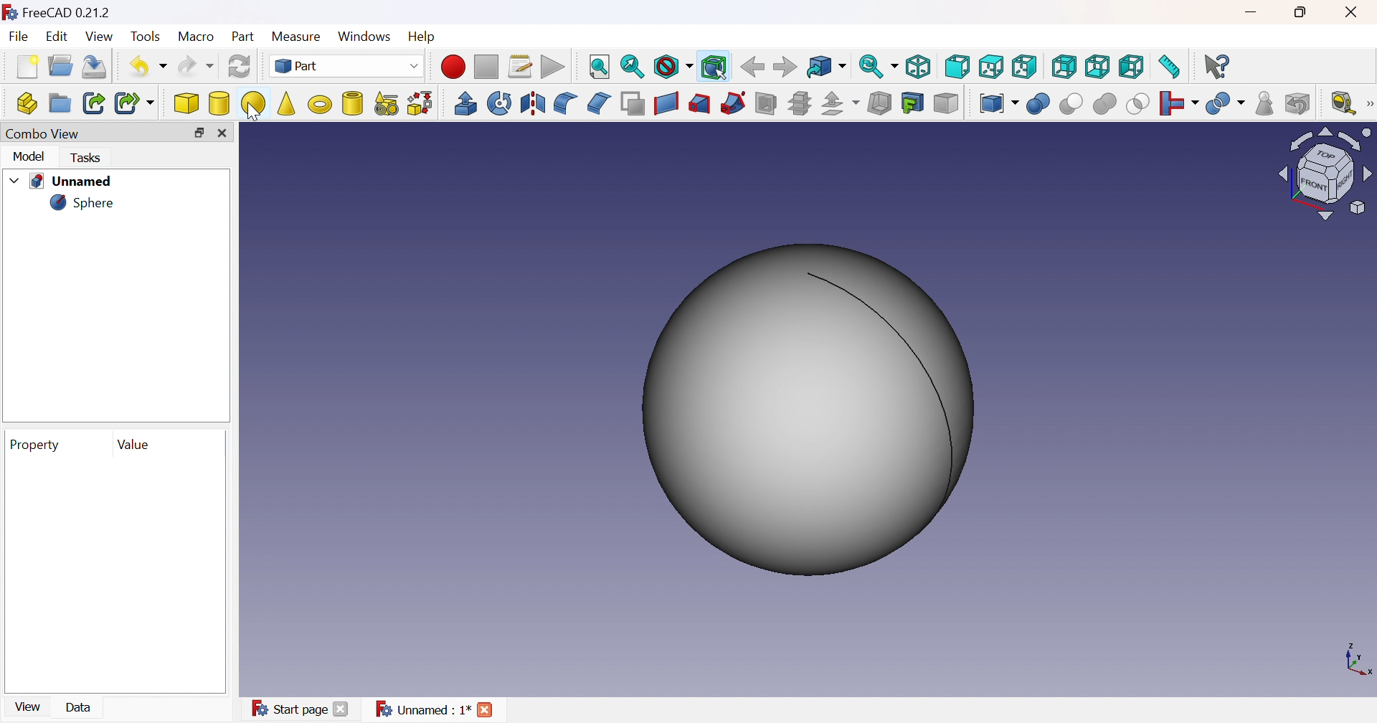 The height and width of the screenshot is (723, 1377). What do you see at coordinates (61, 13) in the screenshot?
I see `FreeCAD 0.21.1` at bounding box center [61, 13].